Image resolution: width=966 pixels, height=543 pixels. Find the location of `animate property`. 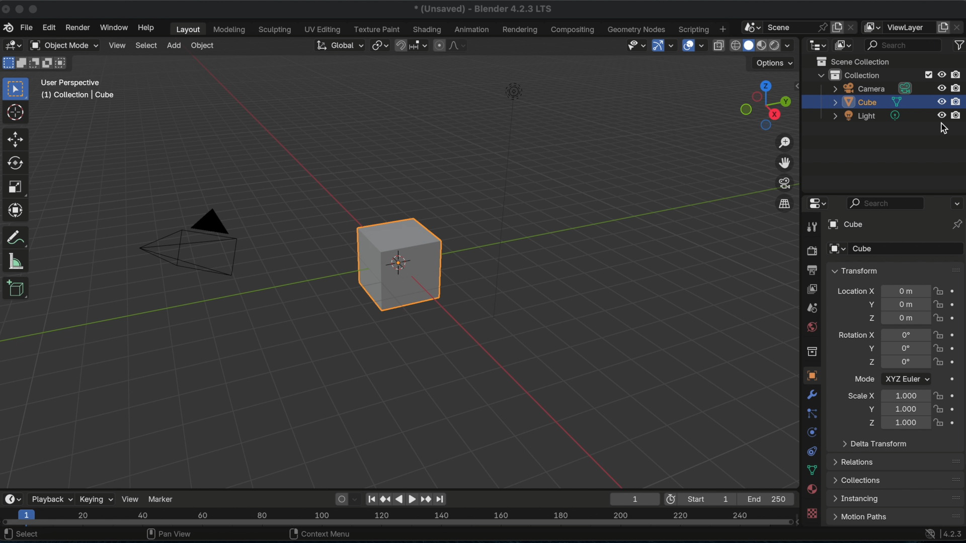

animate property is located at coordinates (956, 408).